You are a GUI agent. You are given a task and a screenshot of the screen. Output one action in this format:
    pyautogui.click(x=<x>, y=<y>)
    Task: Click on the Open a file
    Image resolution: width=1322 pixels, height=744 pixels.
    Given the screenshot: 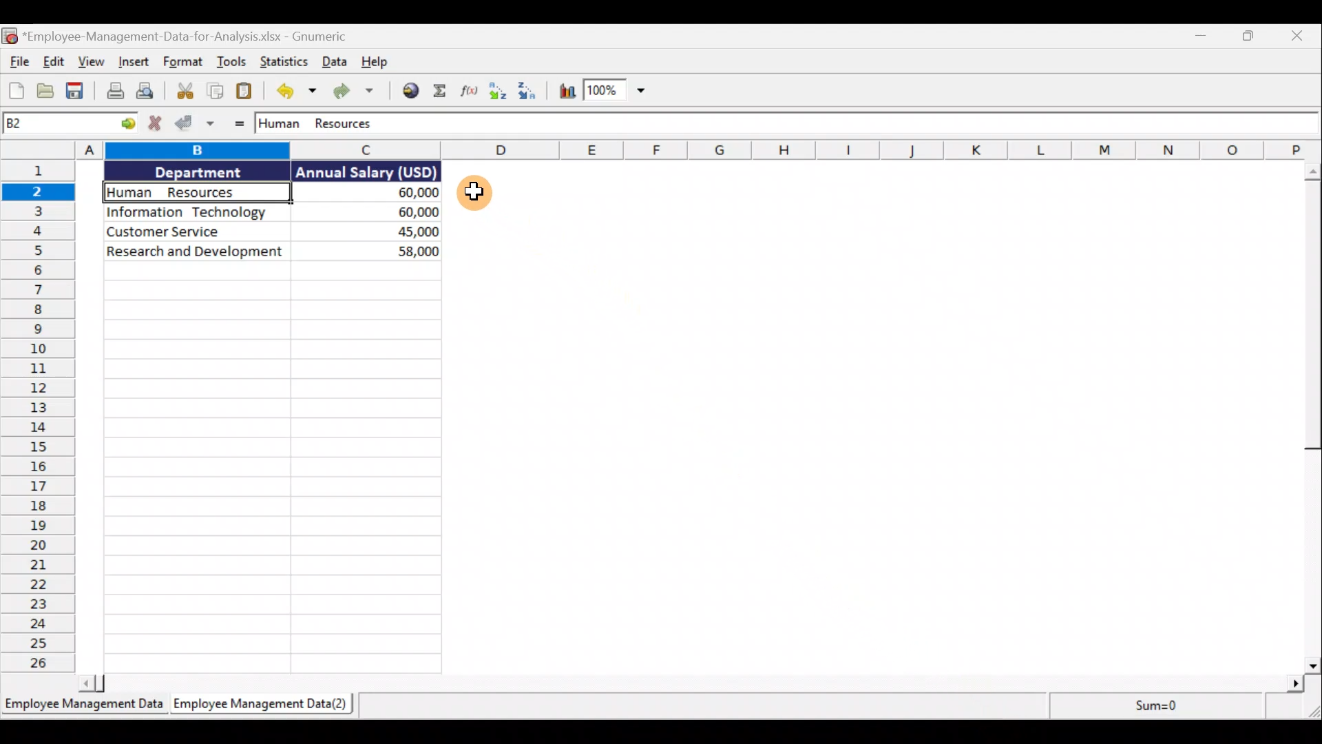 What is the action you would take?
    pyautogui.click(x=48, y=90)
    